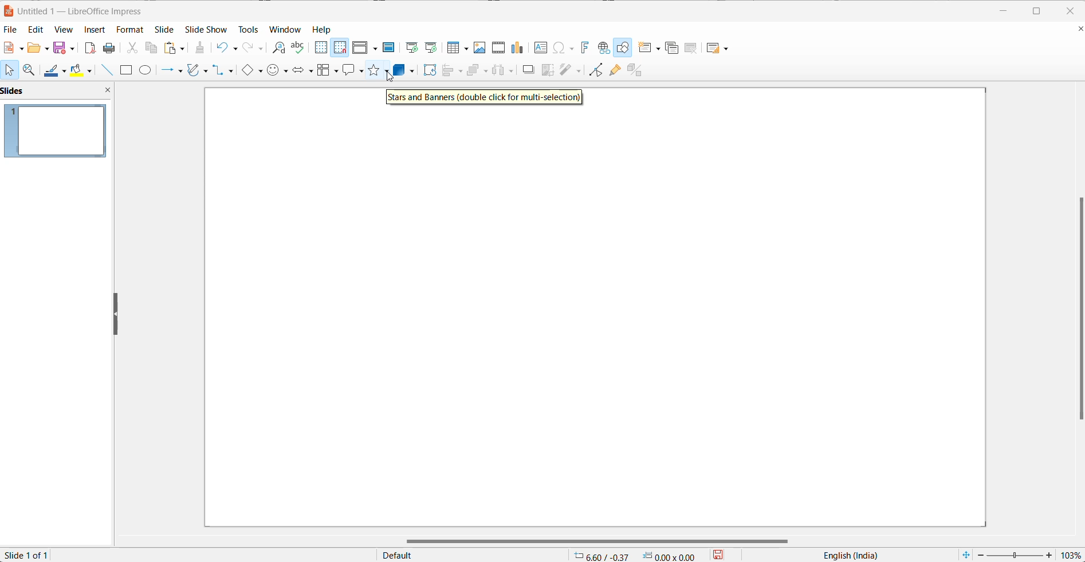 The height and width of the screenshot is (562, 1085). What do you see at coordinates (405, 70) in the screenshot?
I see `3d objects` at bounding box center [405, 70].